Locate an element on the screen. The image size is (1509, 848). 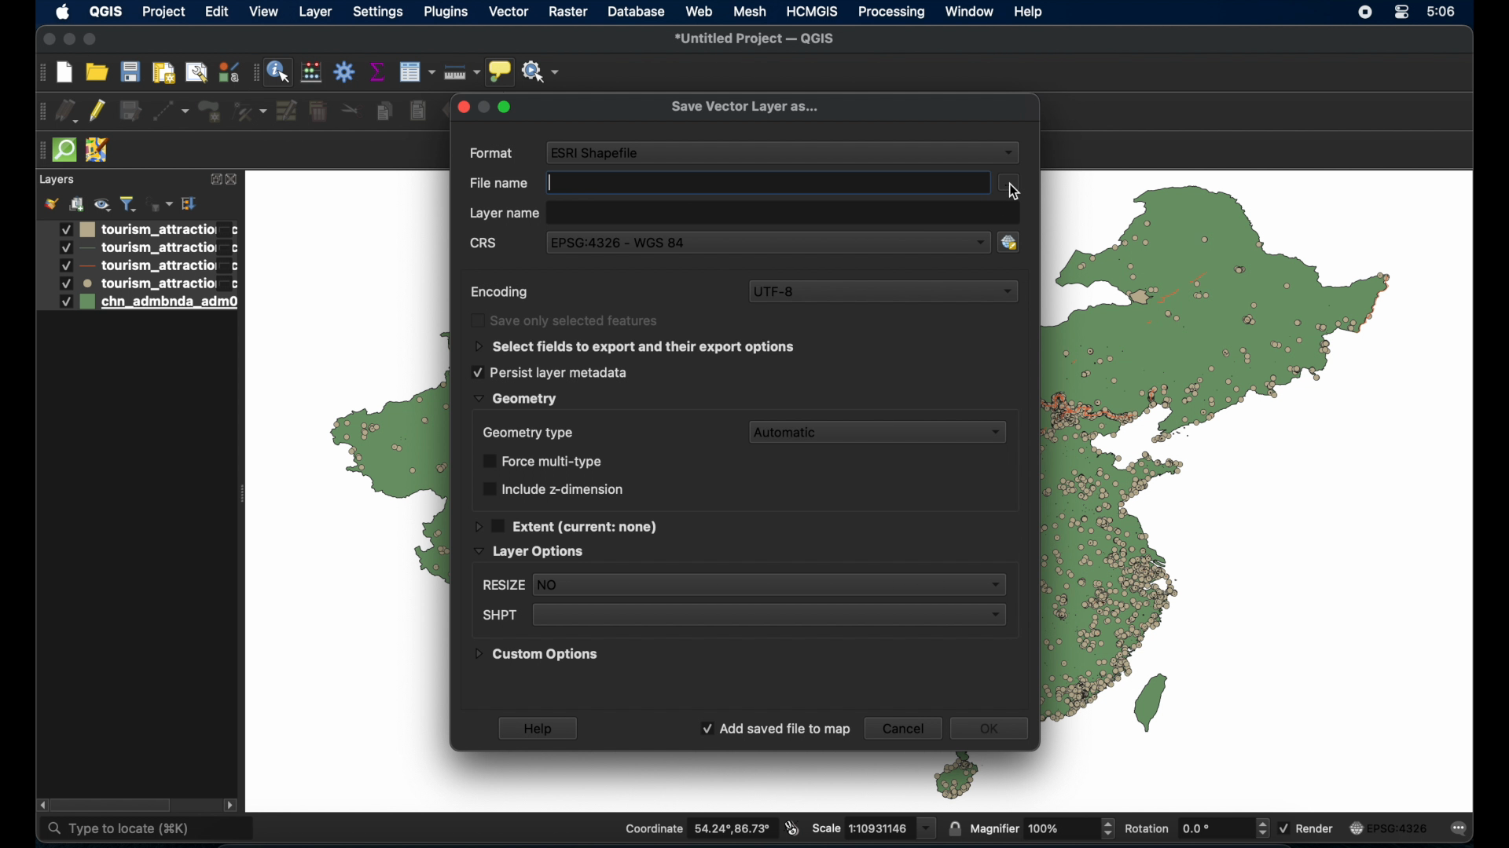
paste features is located at coordinates (419, 111).